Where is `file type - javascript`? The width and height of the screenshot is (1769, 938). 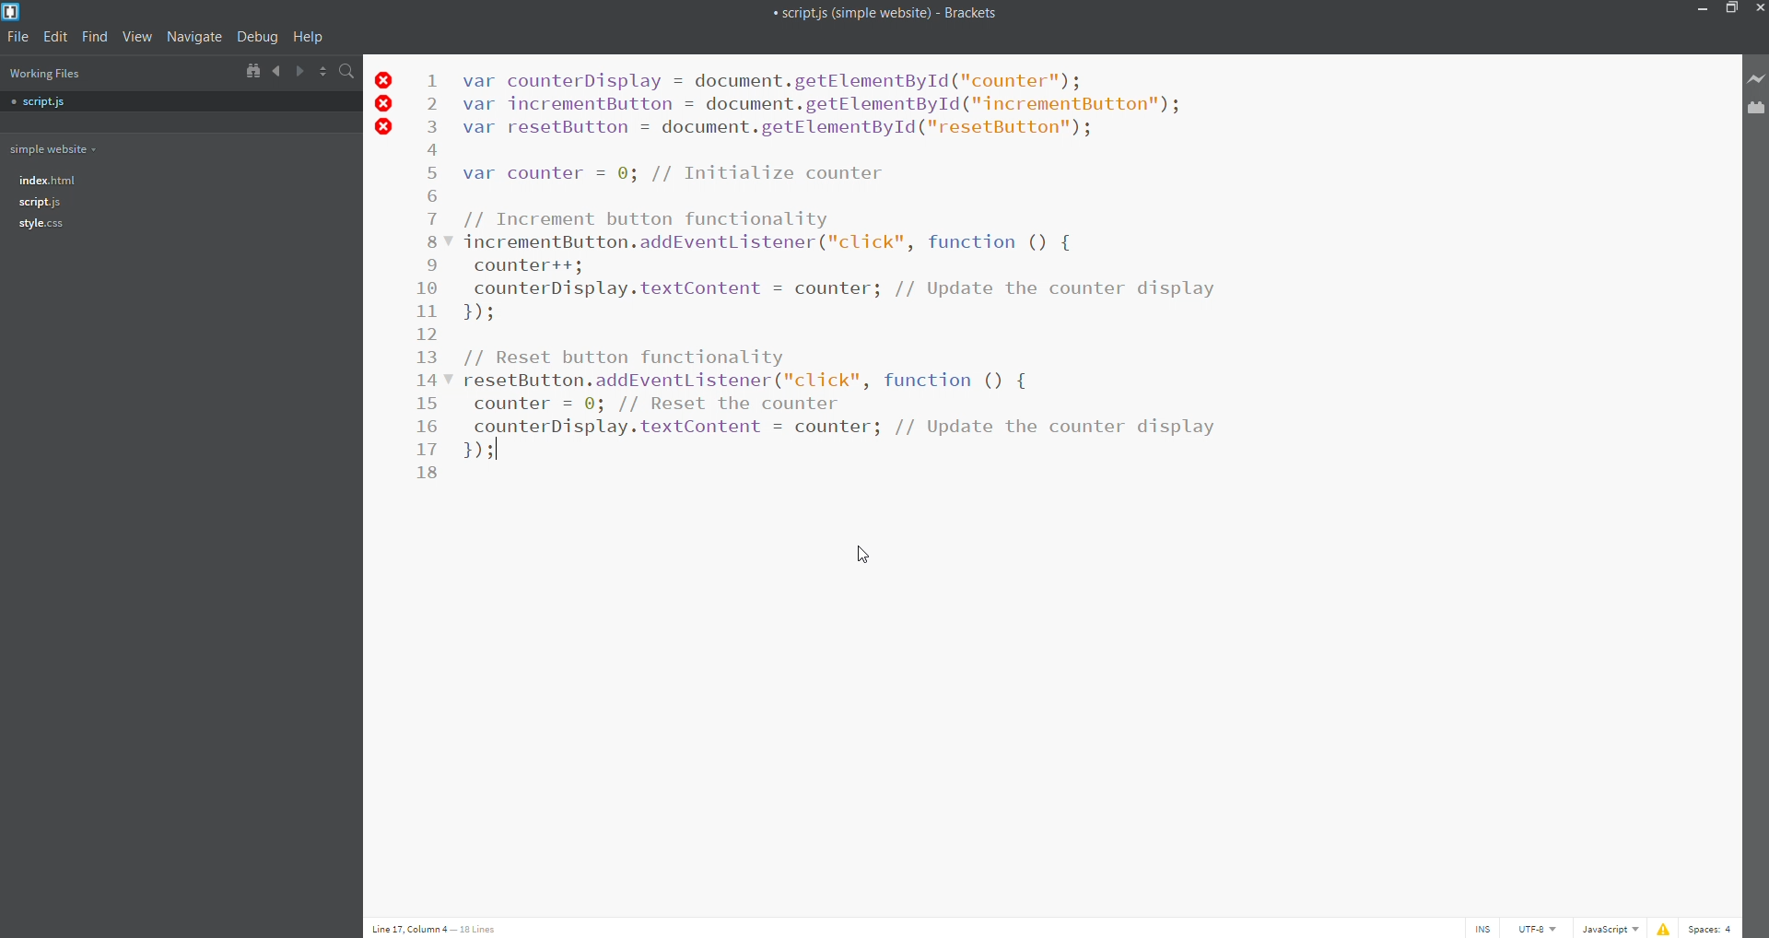
file type - javascript is located at coordinates (1609, 928).